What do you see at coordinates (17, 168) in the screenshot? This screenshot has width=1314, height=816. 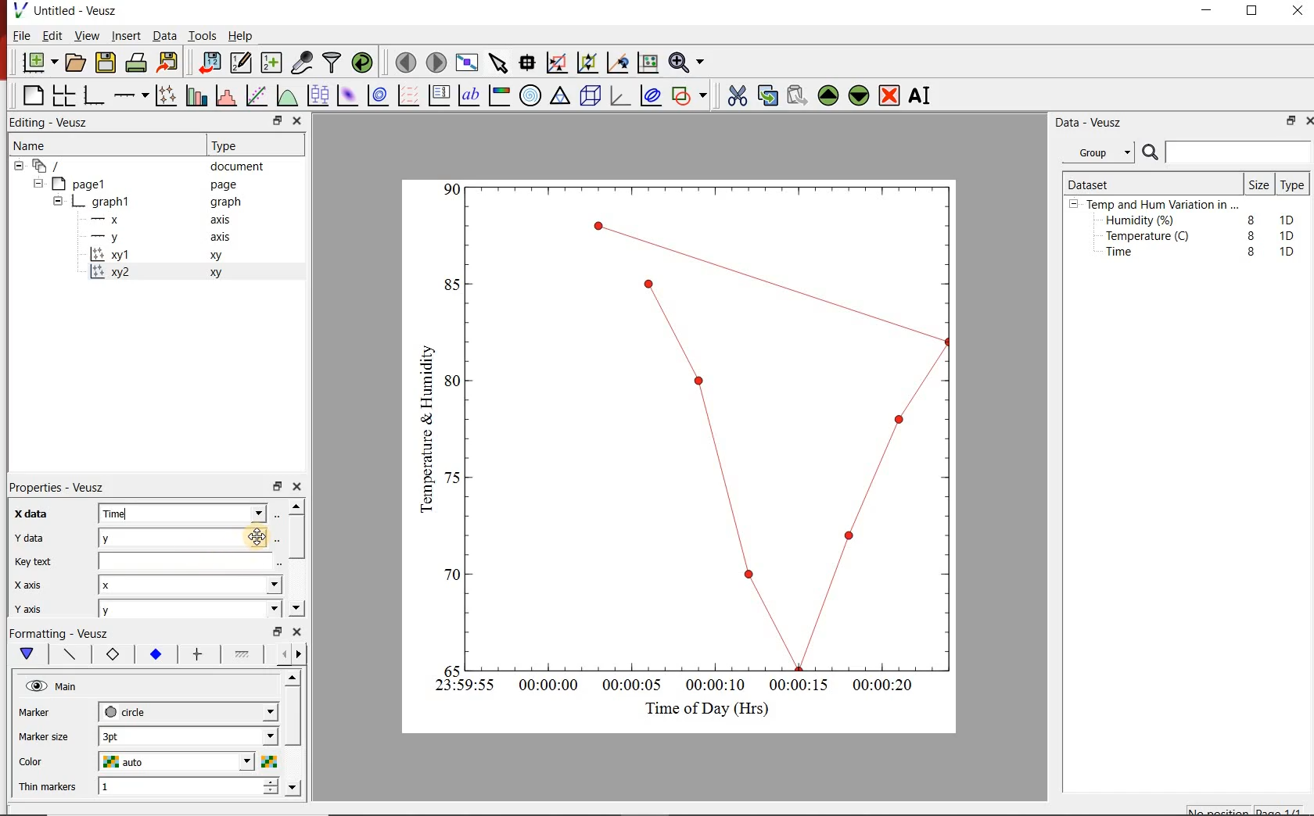 I see `hide sub menu` at bounding box center [17, 168].